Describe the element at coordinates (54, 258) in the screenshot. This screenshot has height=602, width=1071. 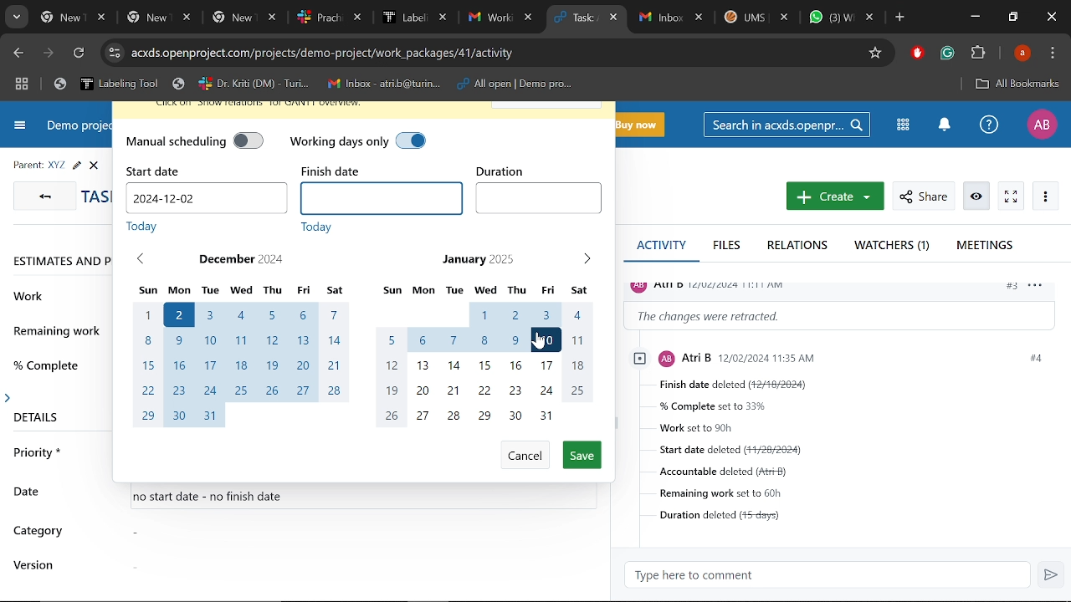
I see `Estimates and` at that location.